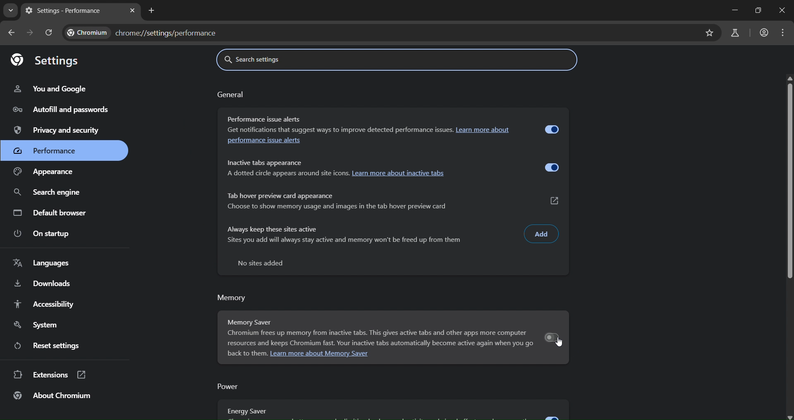 The height and width of the screenshot is (420, 794). What do you see at coordinates (483, 131) in the screenshot?
I see `Learn more about` at bounding box center [483, 131].